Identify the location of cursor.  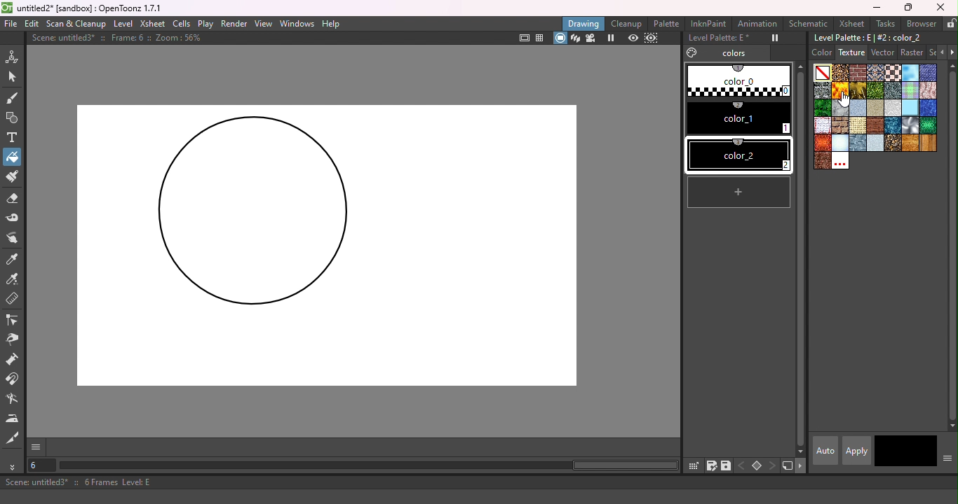
(844, 100).